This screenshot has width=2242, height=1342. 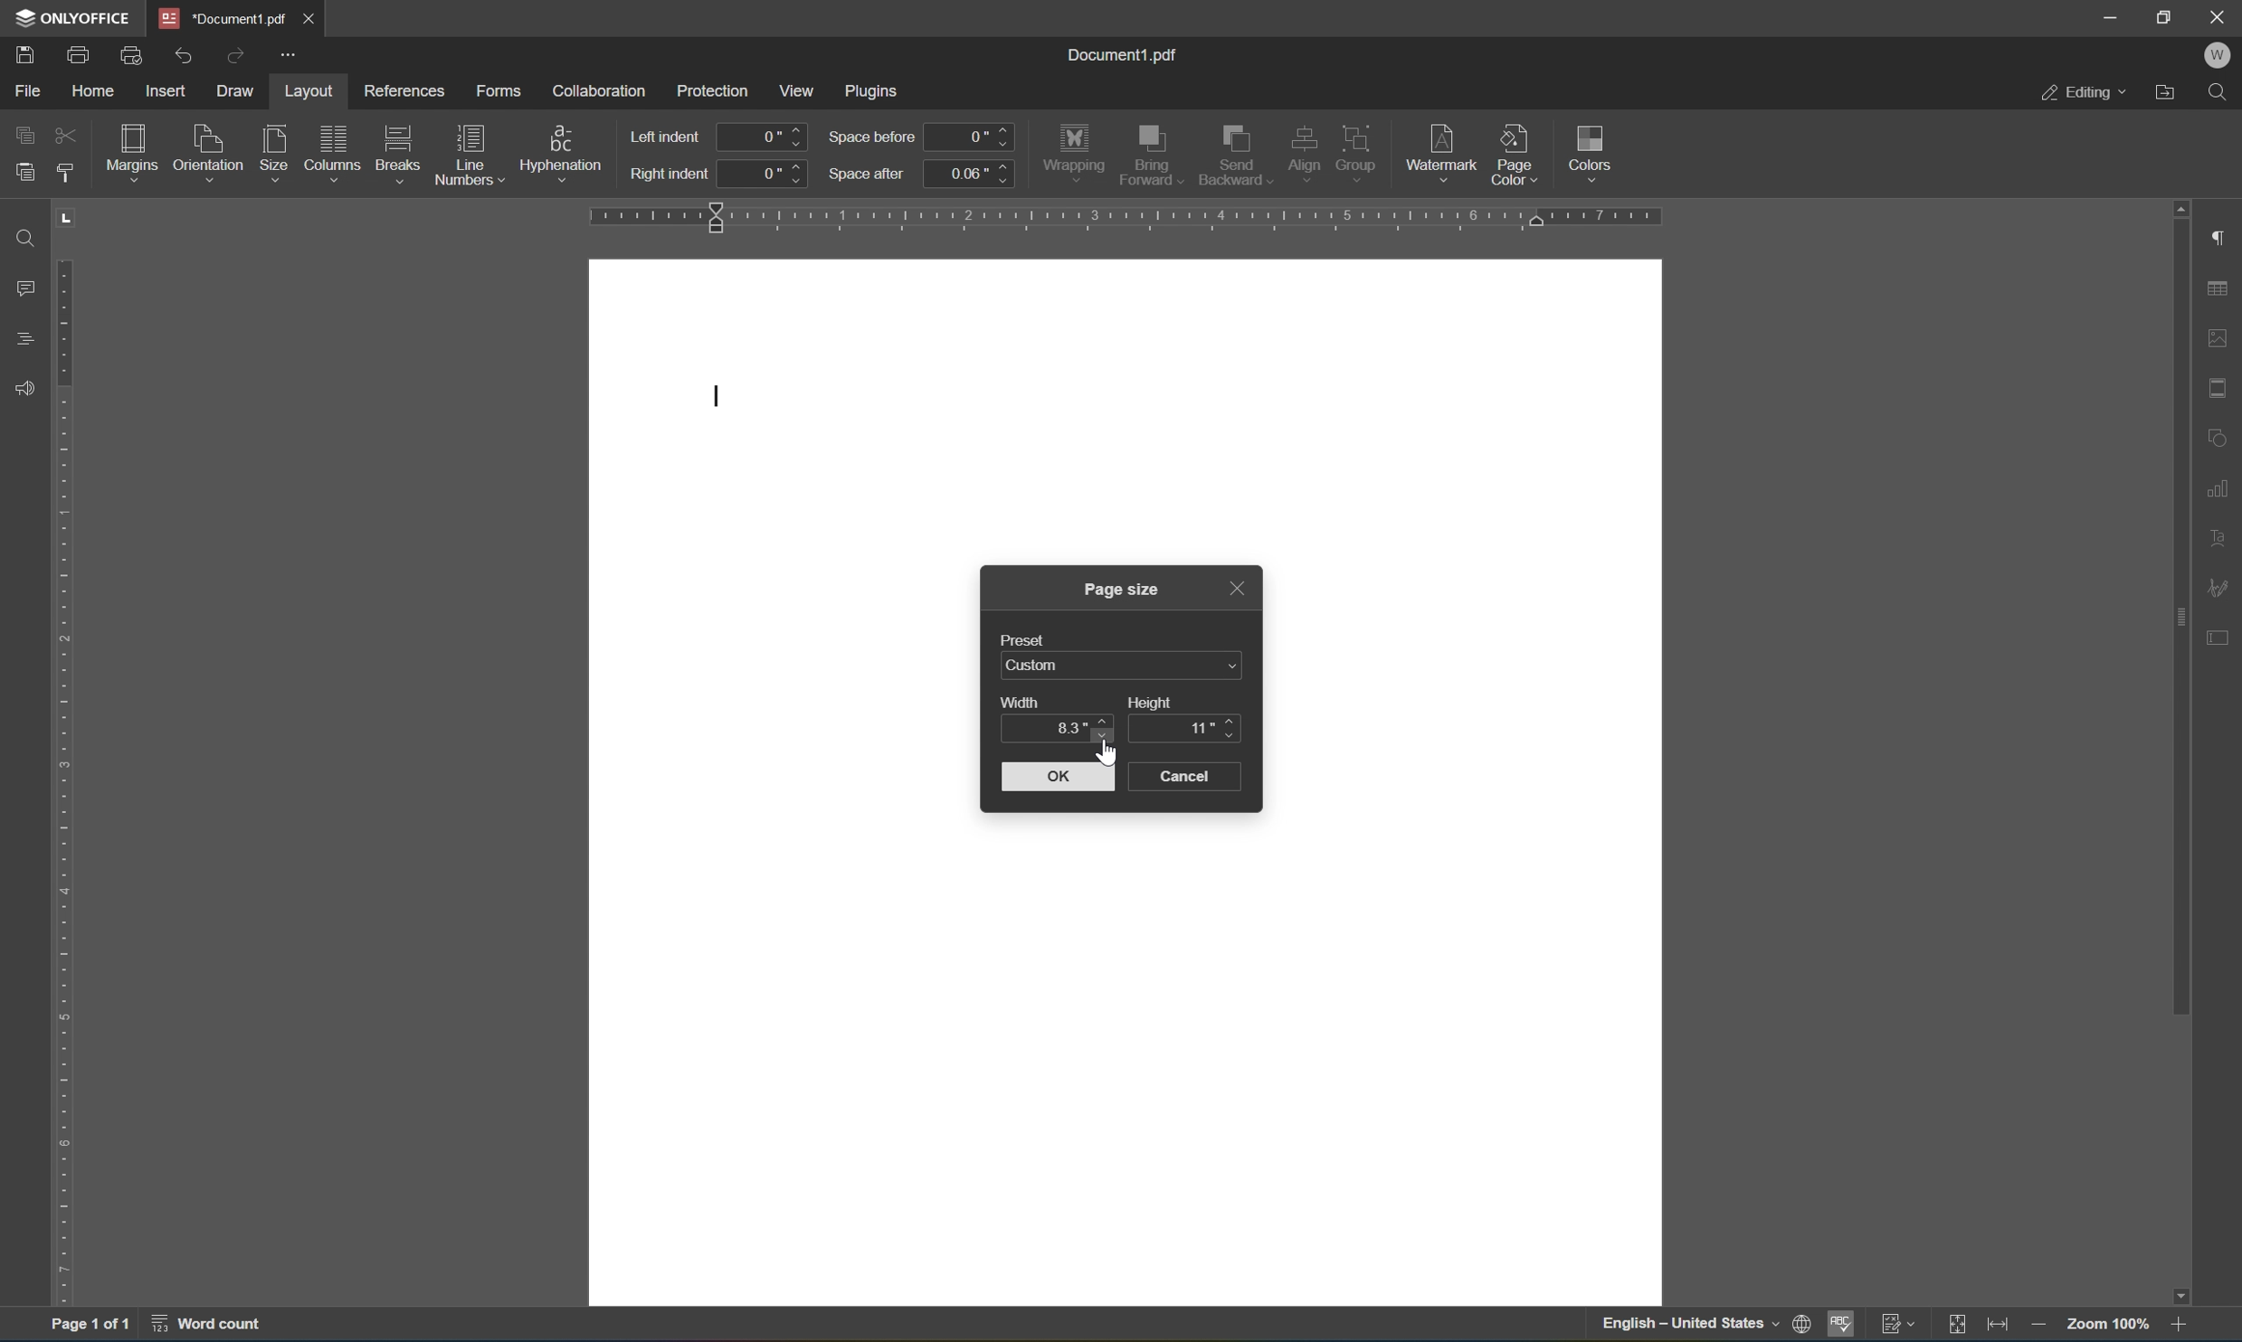 I want to click on minimize, so click(x=2114, y=17).